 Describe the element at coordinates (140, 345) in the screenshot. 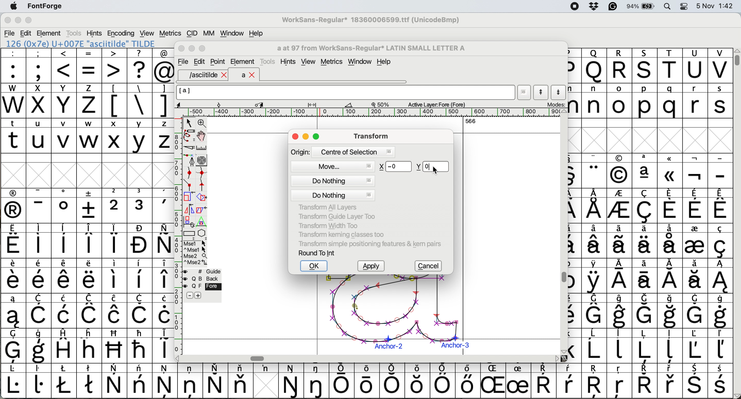

I see `symbol` at that location.